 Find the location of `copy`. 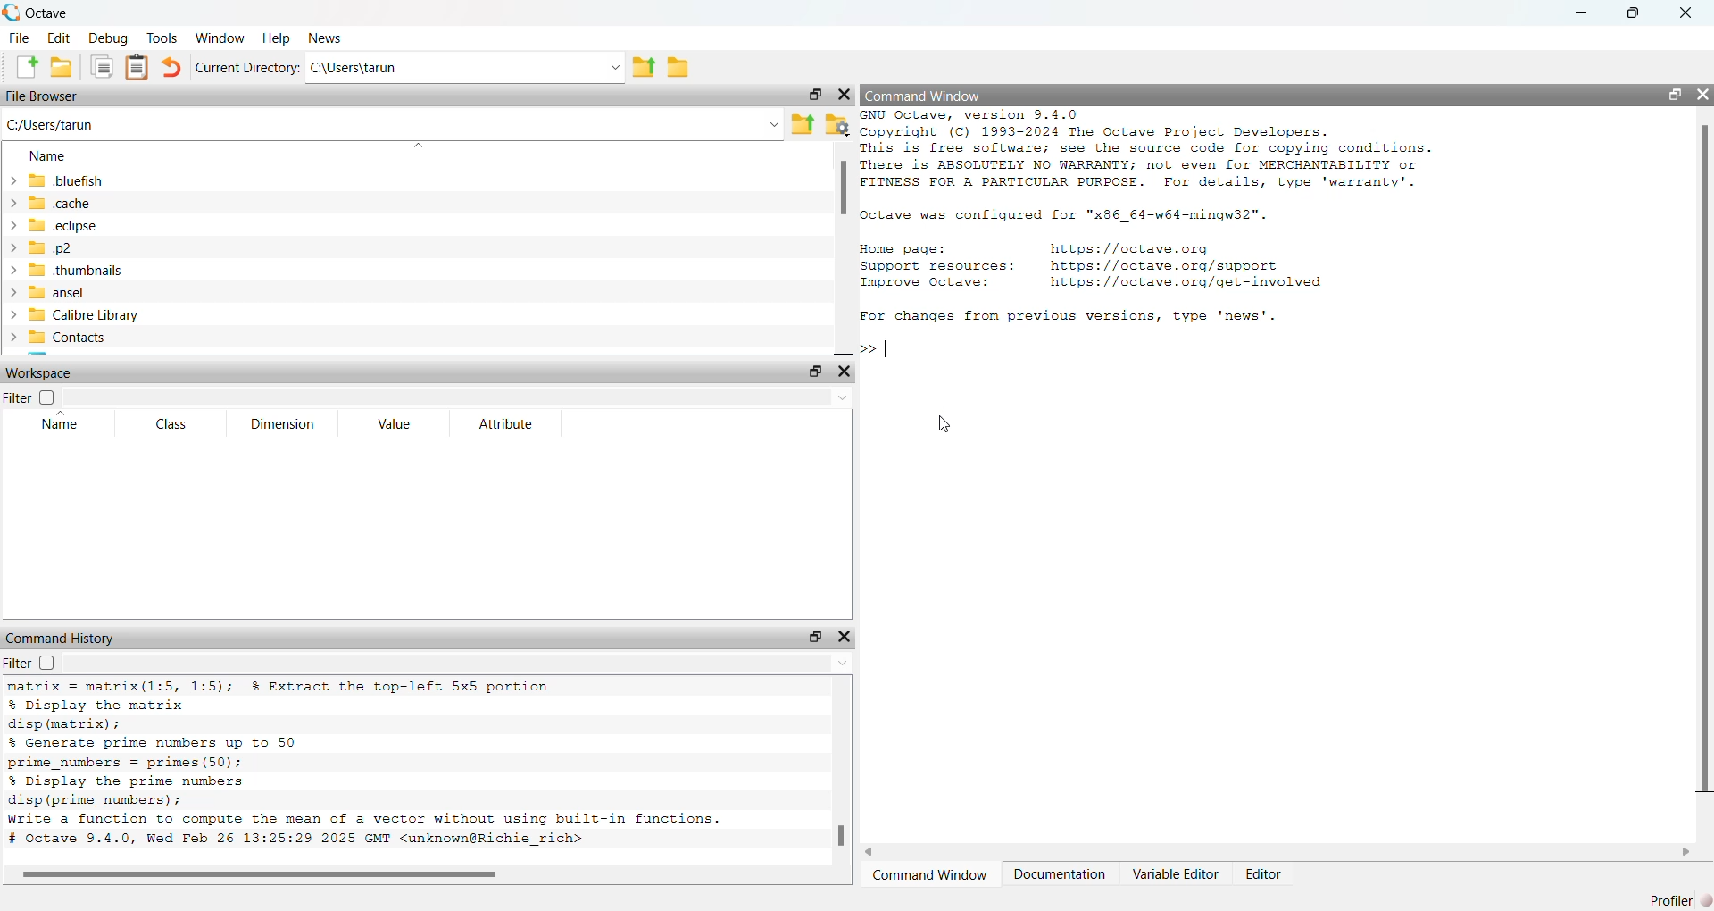

copy is located at coordinates (101, 67).